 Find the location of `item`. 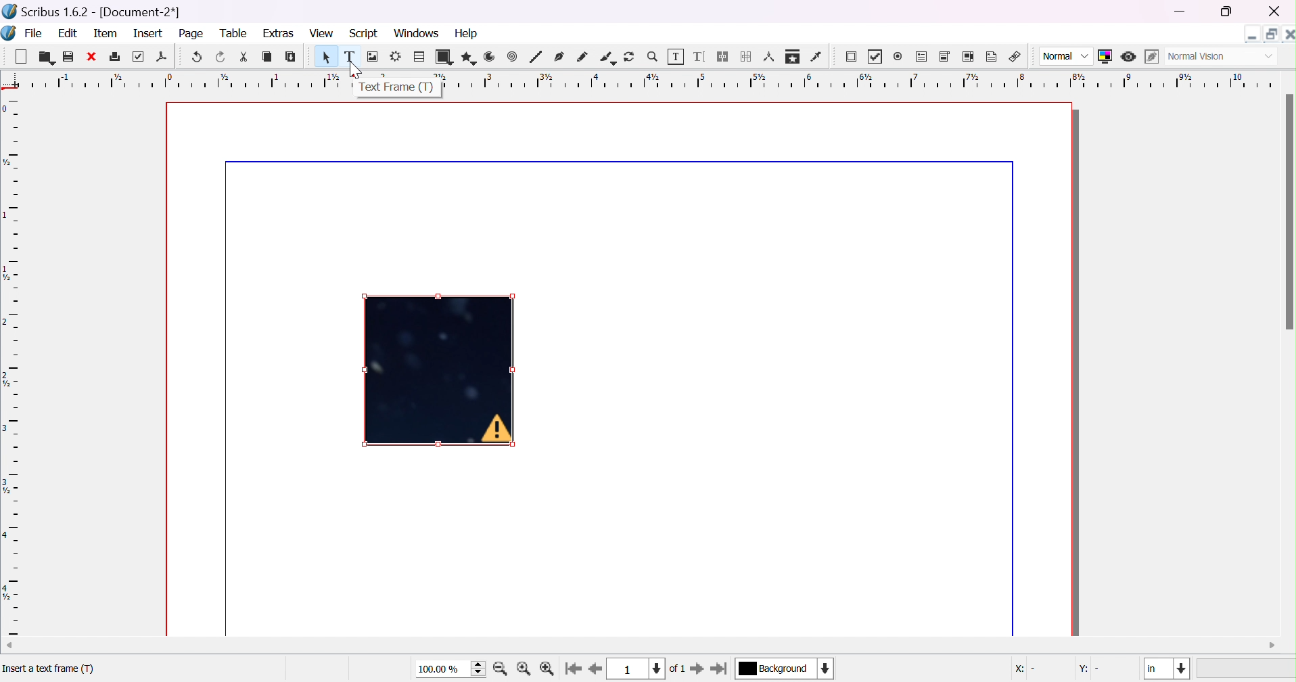

item is located at coordinates (105, 34).